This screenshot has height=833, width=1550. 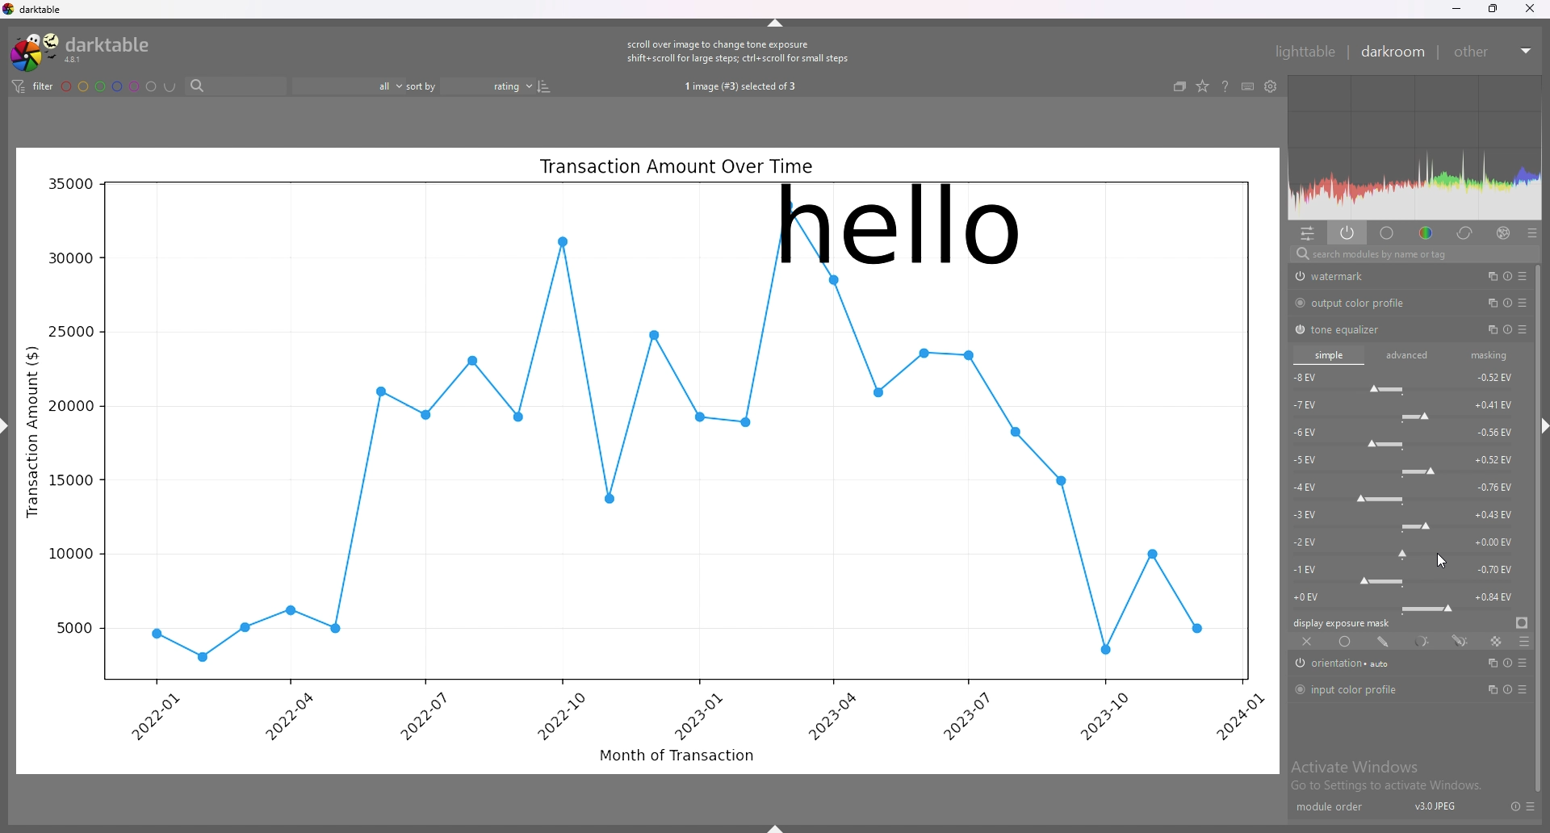 I want to click on color labels, so click(x=108, y=87).